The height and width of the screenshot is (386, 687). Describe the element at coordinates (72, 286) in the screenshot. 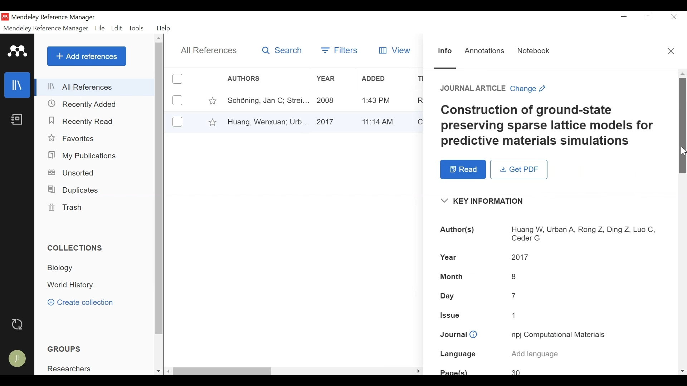

I see `Collection` at that location.